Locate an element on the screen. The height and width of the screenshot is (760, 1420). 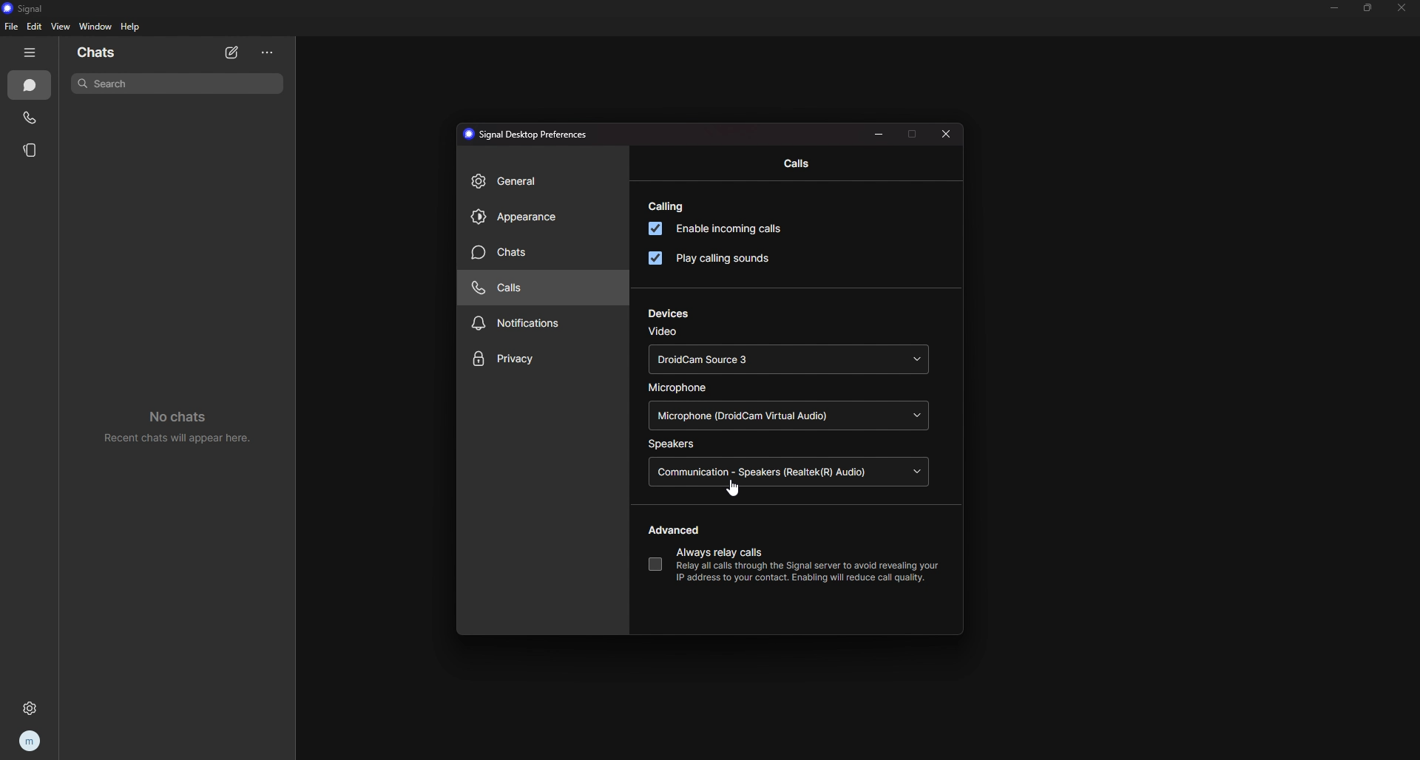
notifications is located at coordinates (535, 324).